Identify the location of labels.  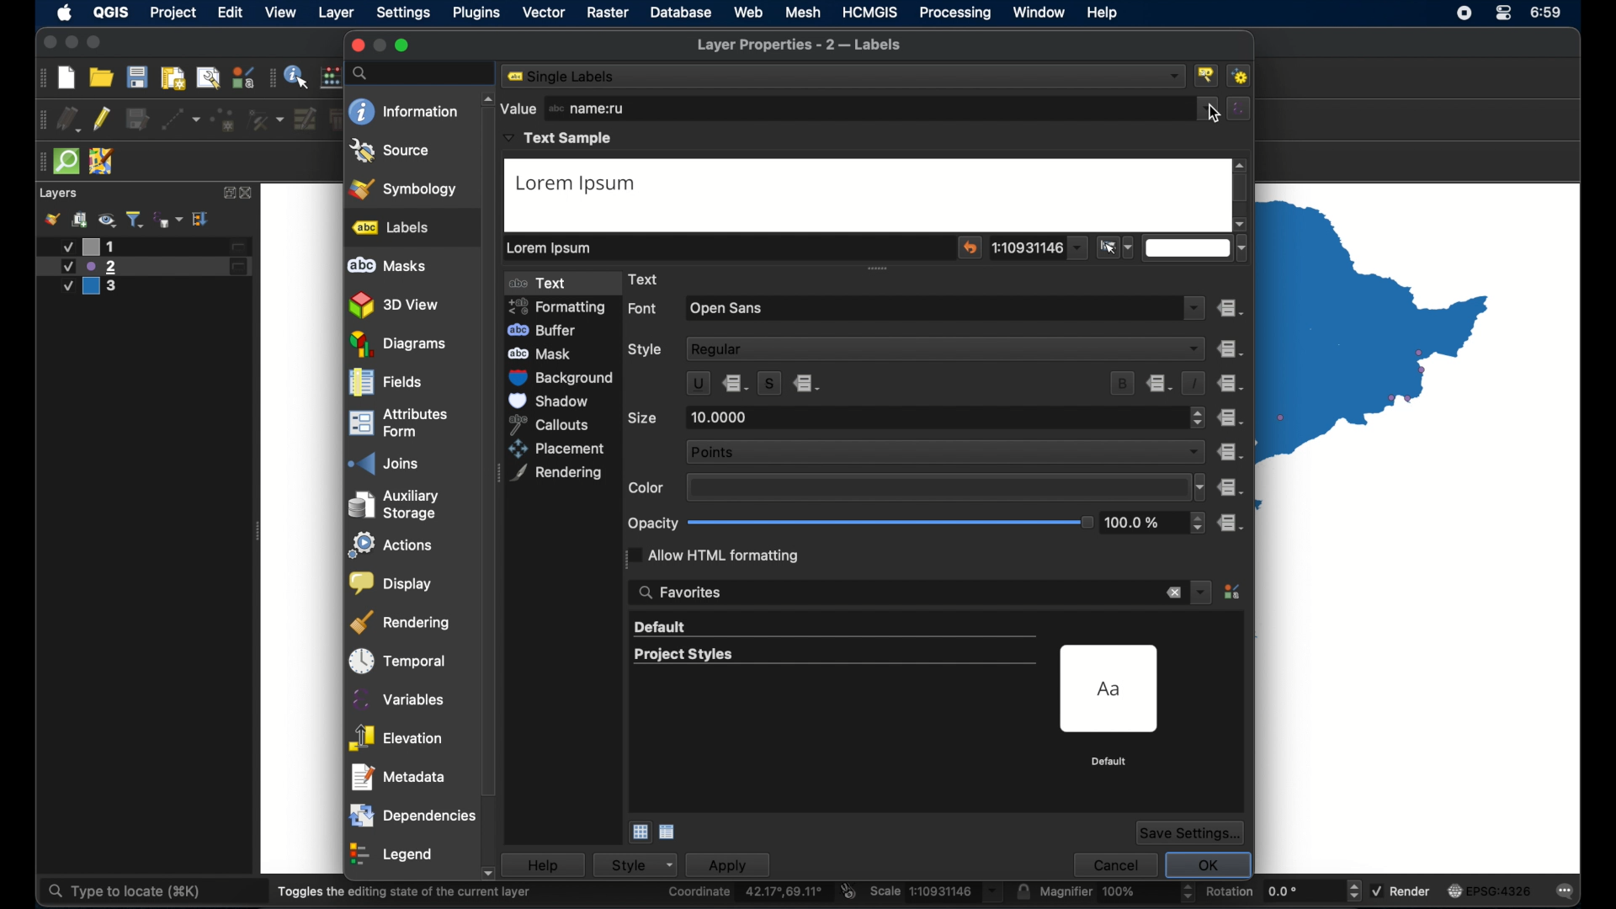
(391, 227).